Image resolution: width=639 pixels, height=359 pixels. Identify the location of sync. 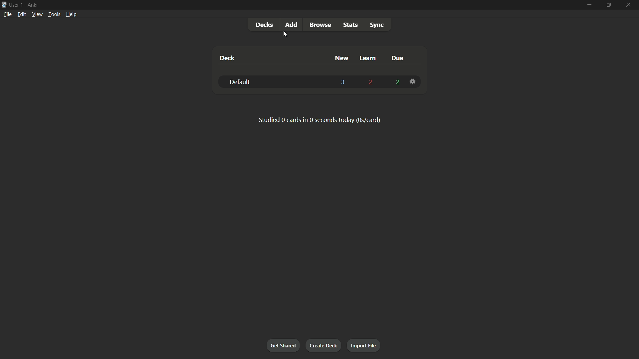
(377, 25).